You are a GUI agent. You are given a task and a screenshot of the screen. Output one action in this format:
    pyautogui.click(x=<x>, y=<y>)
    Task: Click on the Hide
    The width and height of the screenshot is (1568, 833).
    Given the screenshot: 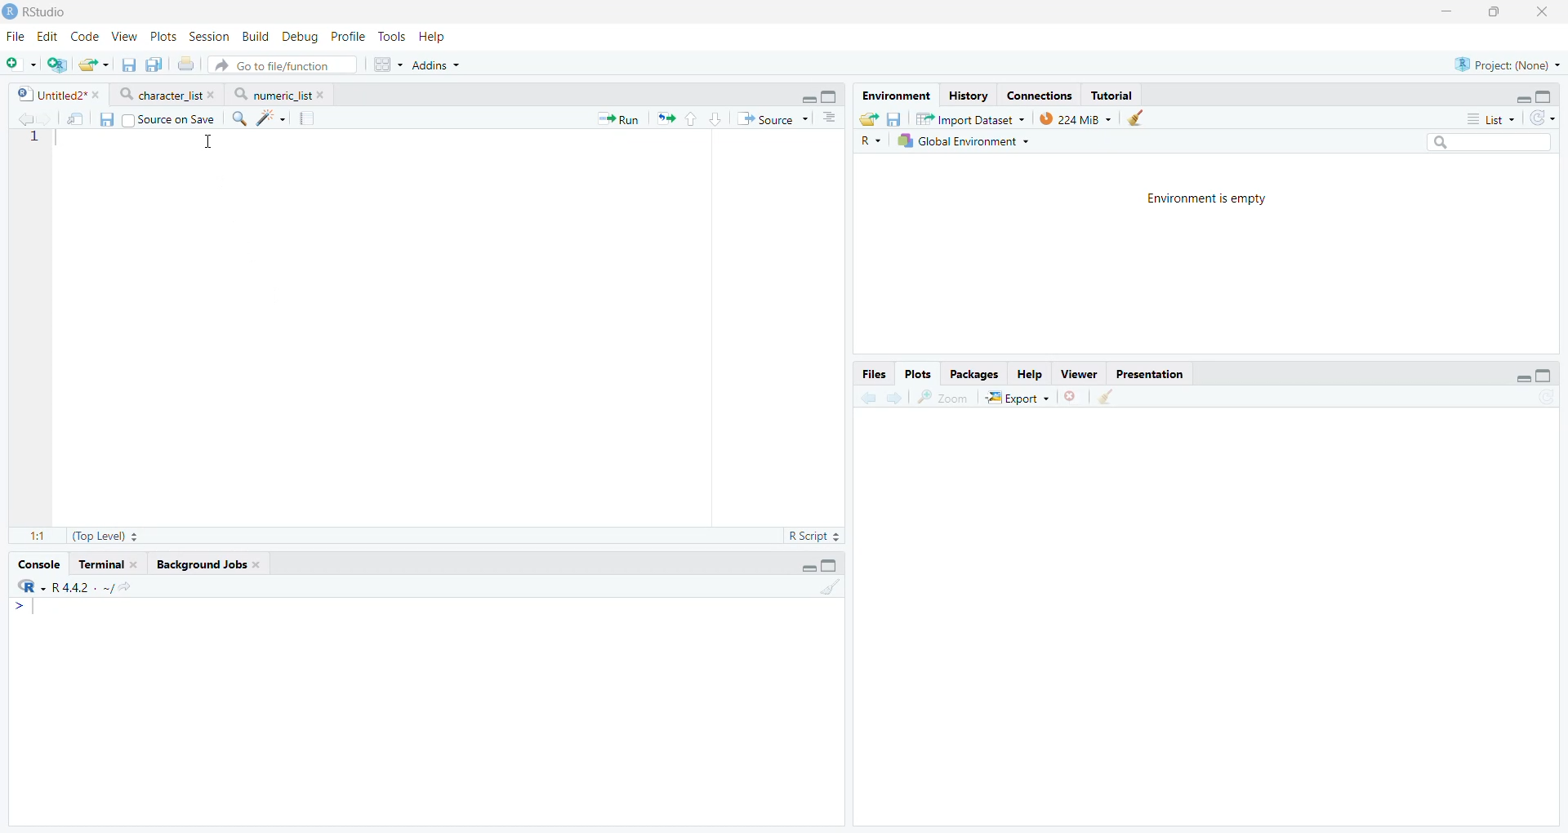 What is the action you would take?
    pyautogui.click(x=1523, y=377)
    